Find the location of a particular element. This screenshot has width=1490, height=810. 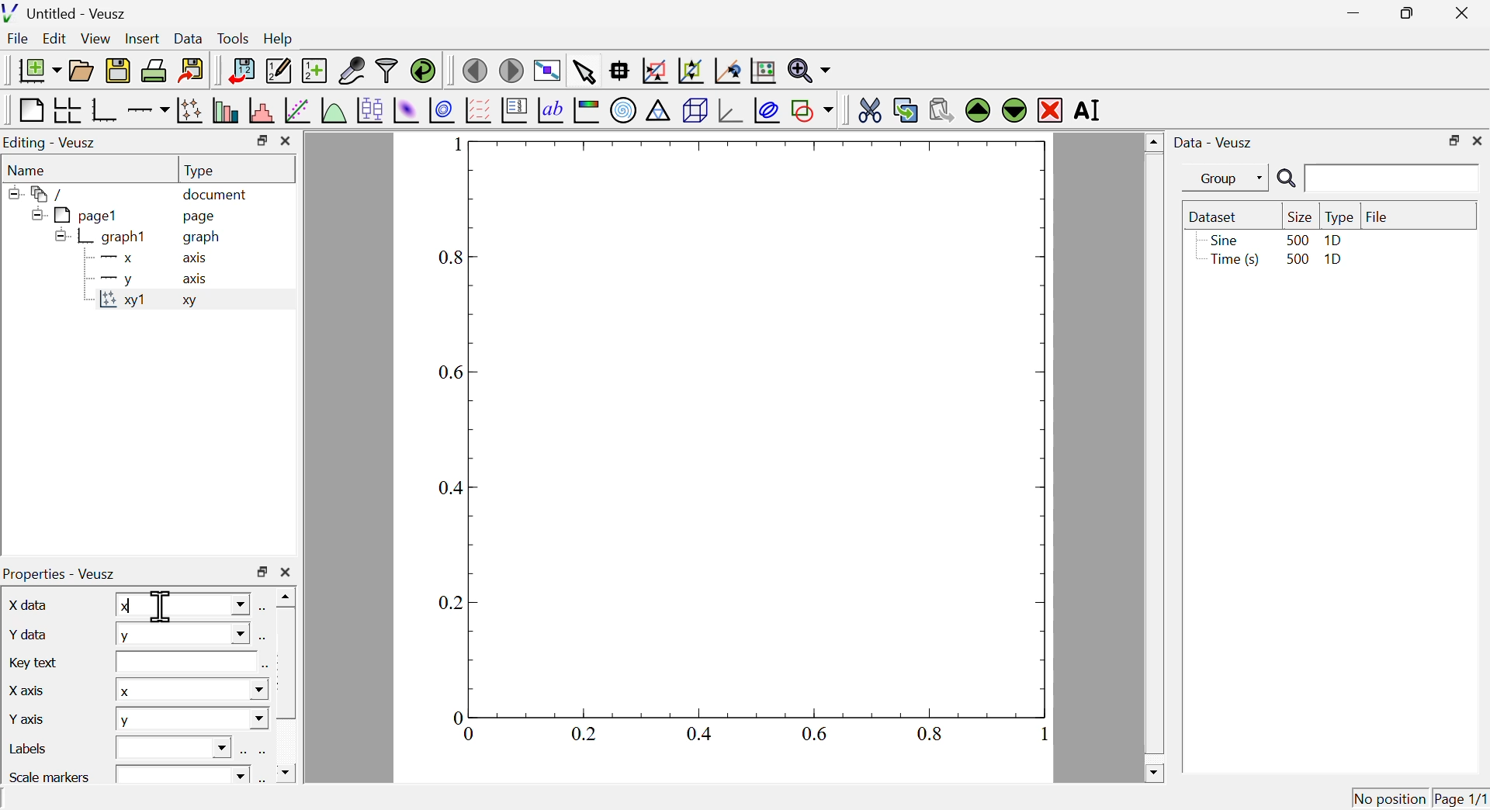

file is located at coordinates (1377, 215).